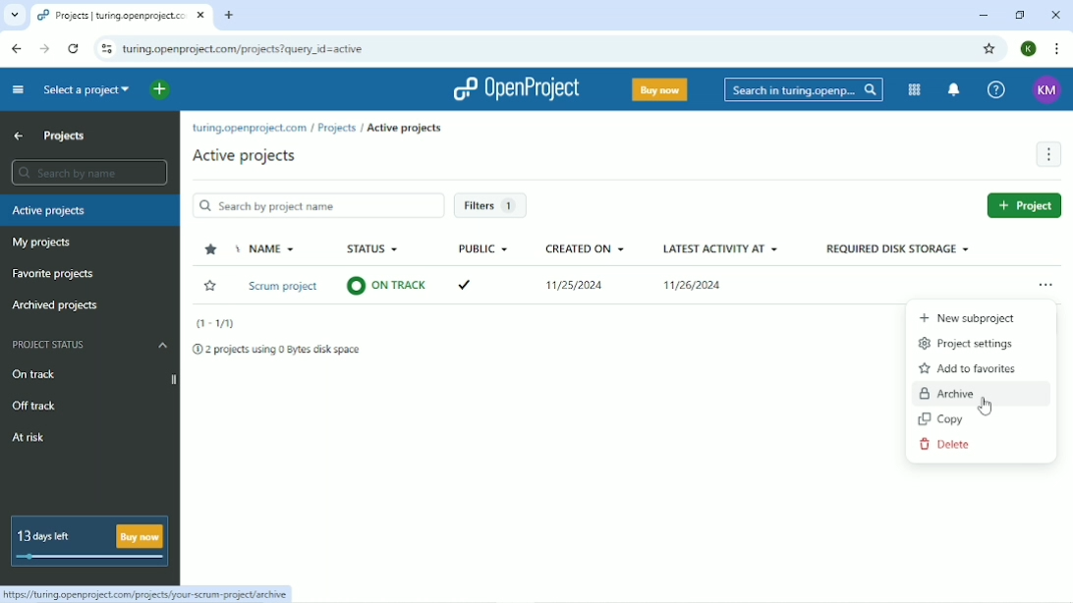  What do you see at coordinates (74, 50) in the screenshot?
I see `Reload this page` at bounding box center [74, 50].